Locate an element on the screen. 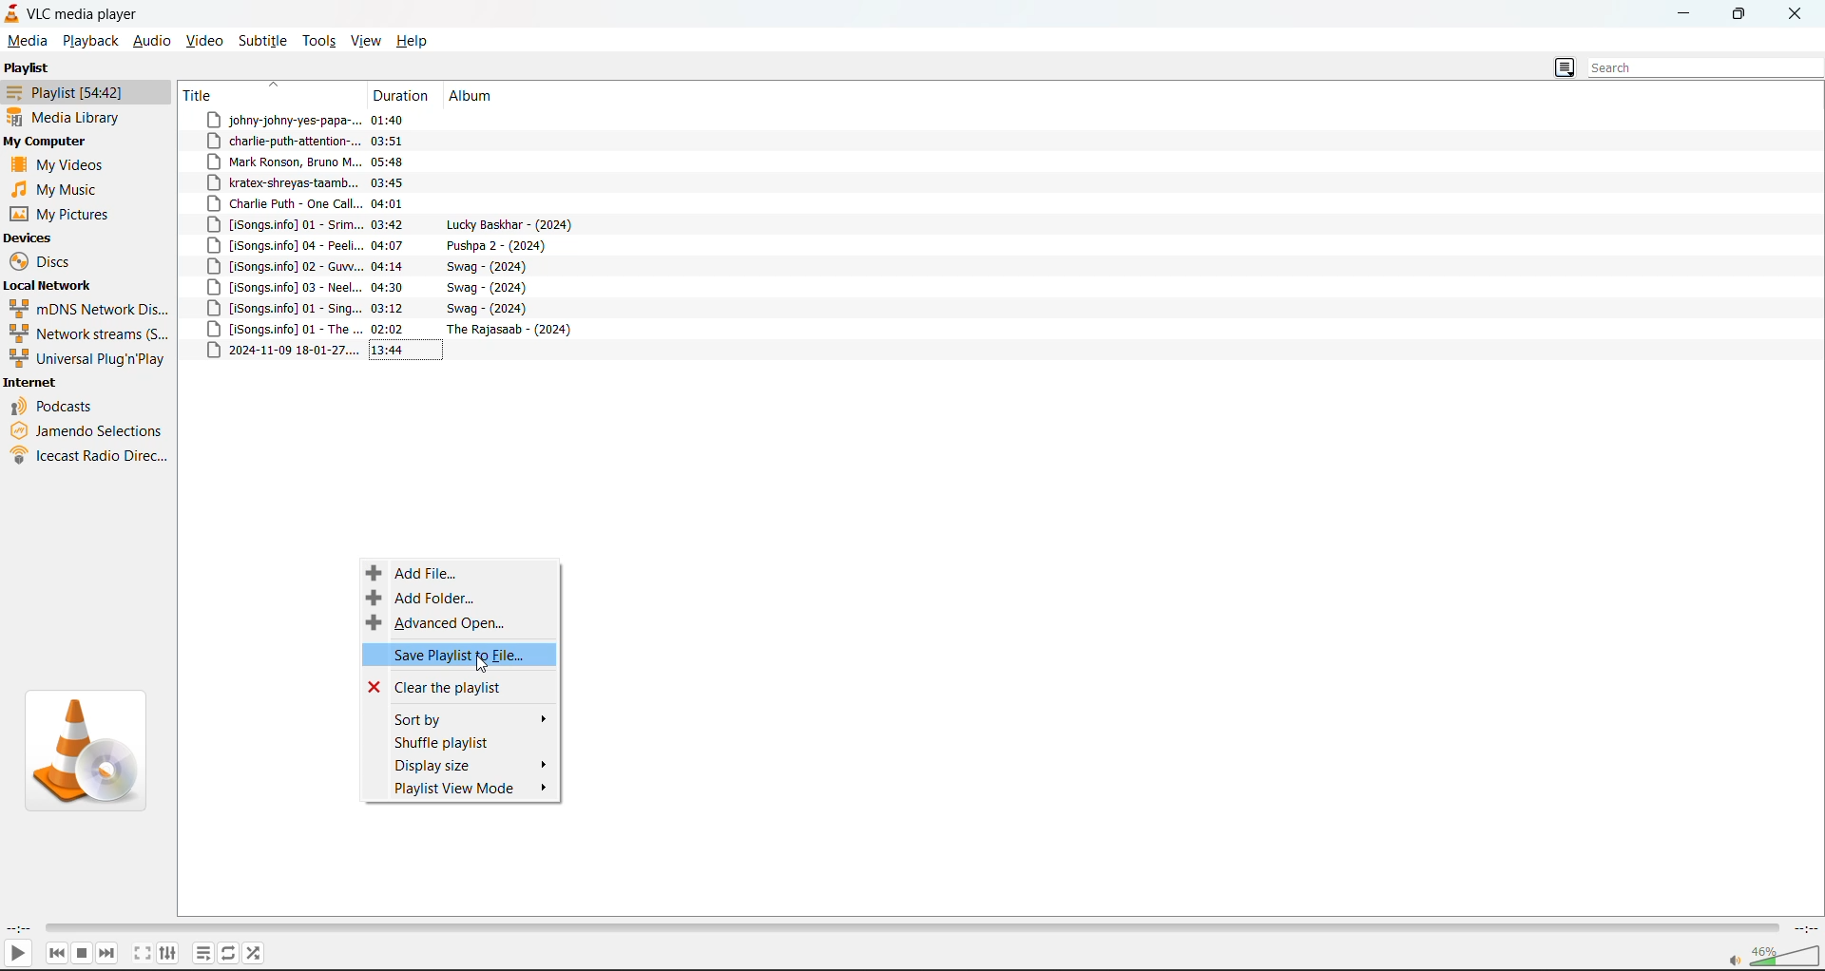 The width and height of the screenshot is (1825, 971). playlist is located at coordinates (28, 68).